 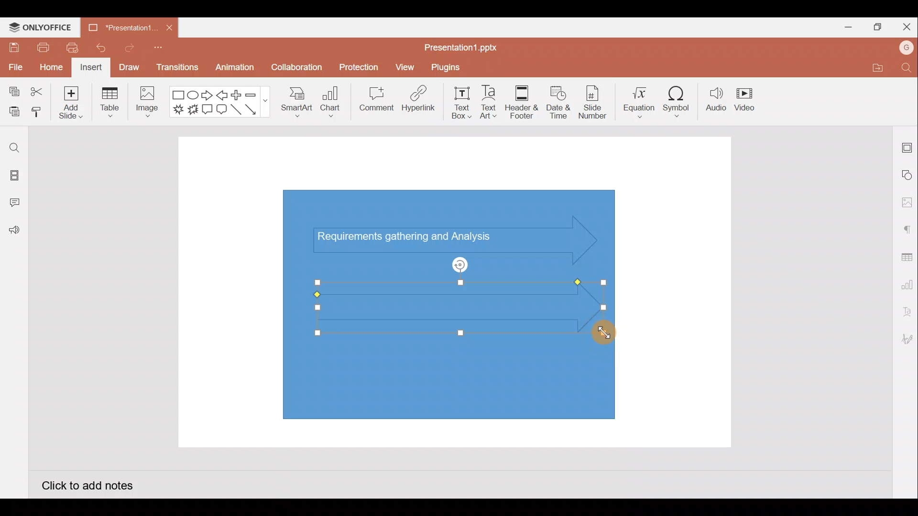 I want to click on Plugins, so click(x=452, y=66).